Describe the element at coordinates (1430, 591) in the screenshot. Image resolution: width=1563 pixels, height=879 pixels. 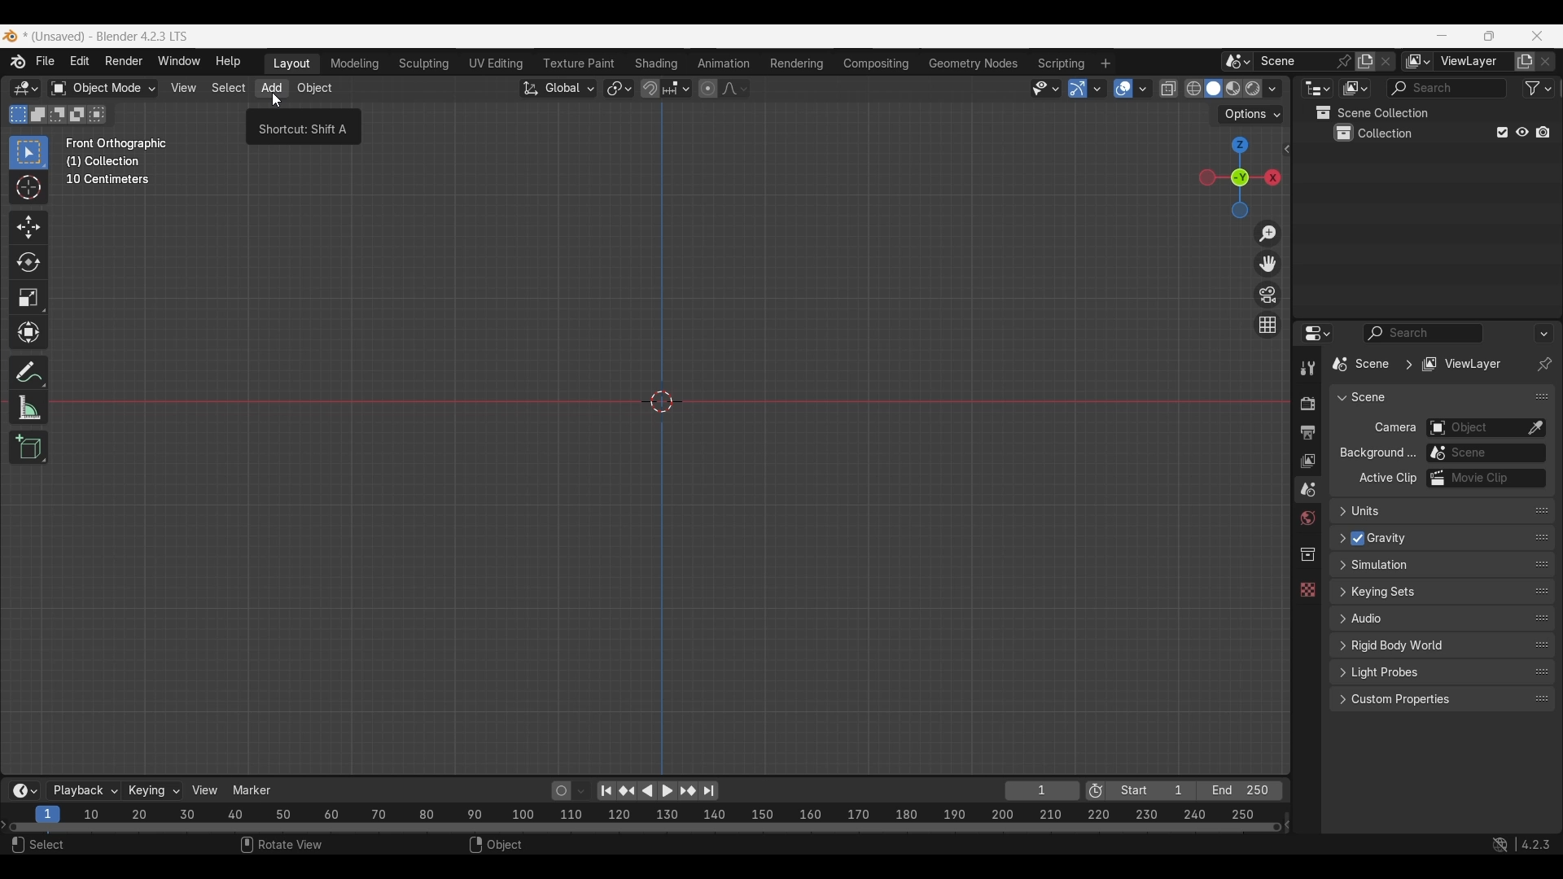
I see `Click to expand Keying sets` at that location.